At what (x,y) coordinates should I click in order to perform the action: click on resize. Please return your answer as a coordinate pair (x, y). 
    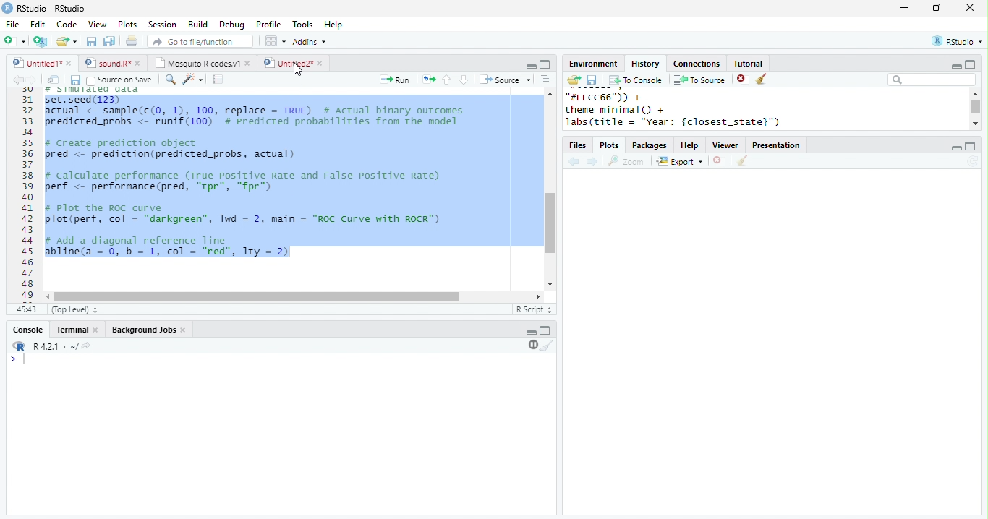
    Looking at the image, I should click on (937, 8).